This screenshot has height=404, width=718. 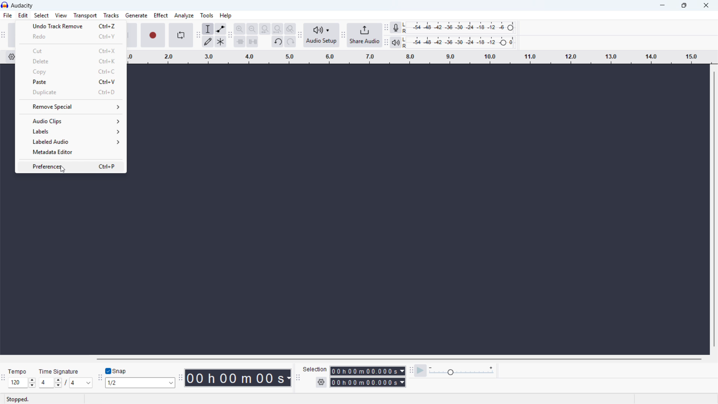 I want to click on minimize, so click(x=662, y=6).